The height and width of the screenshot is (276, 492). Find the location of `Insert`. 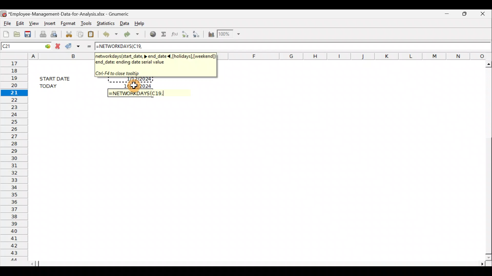

Insert is located at coordinates (49, 24).